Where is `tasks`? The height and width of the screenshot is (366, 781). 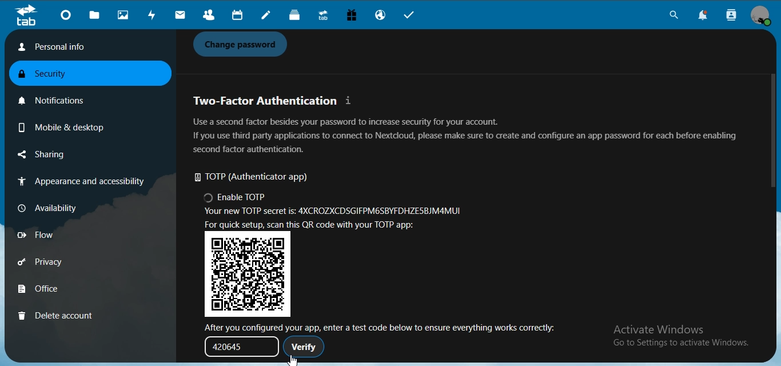
tasks is located at coordinates (413, 16).